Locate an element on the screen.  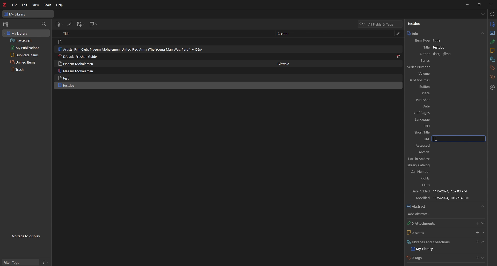
my library is located at coordinates (26, 33).